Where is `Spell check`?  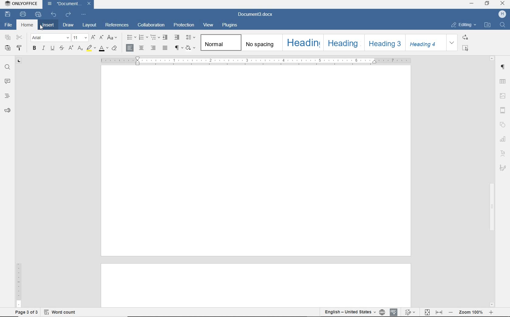
Spell check is located at coordinates (394, 311).